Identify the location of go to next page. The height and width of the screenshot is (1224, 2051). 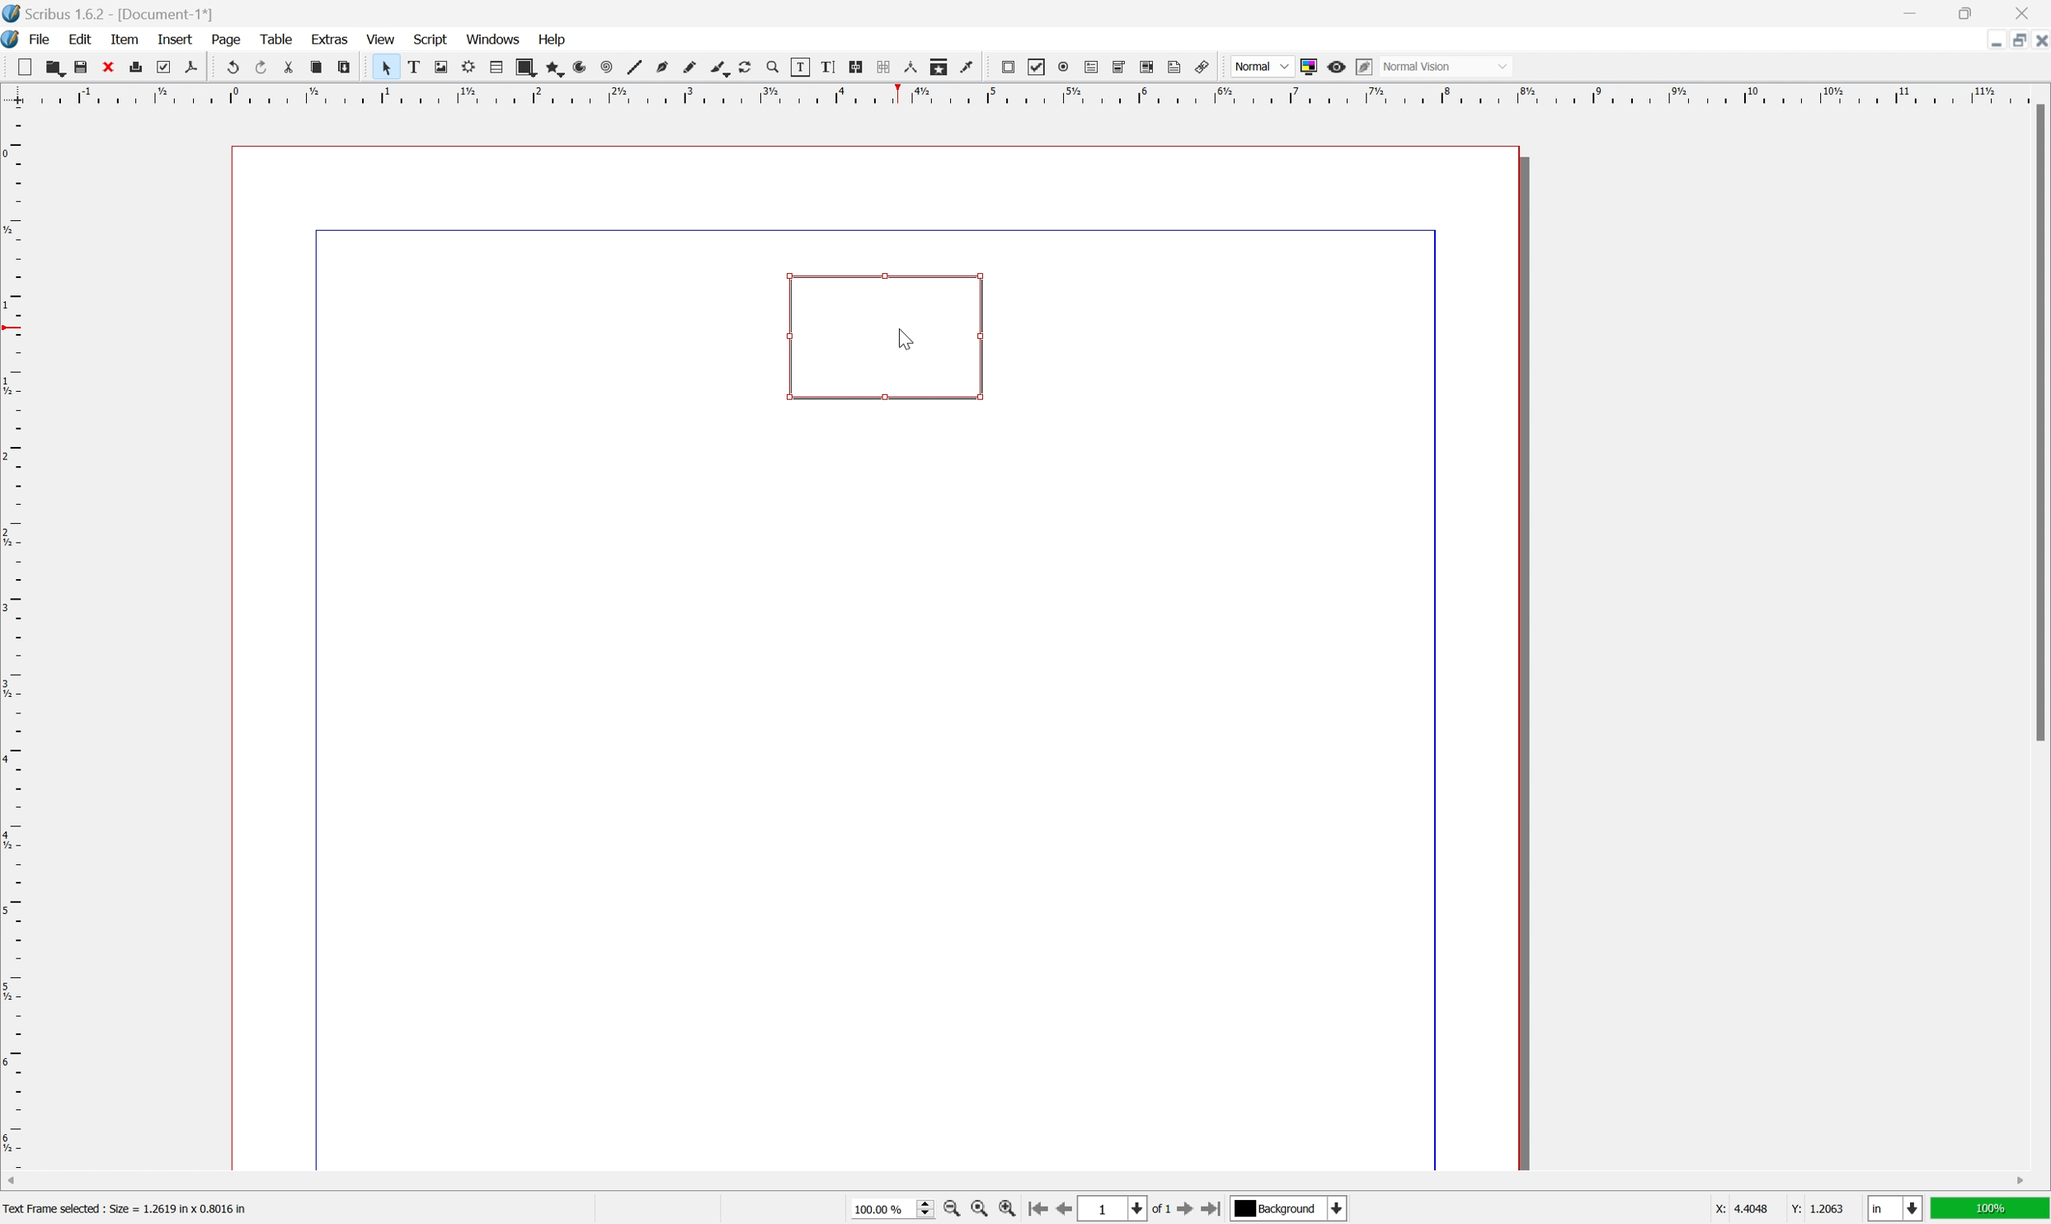
(1183, 1210).